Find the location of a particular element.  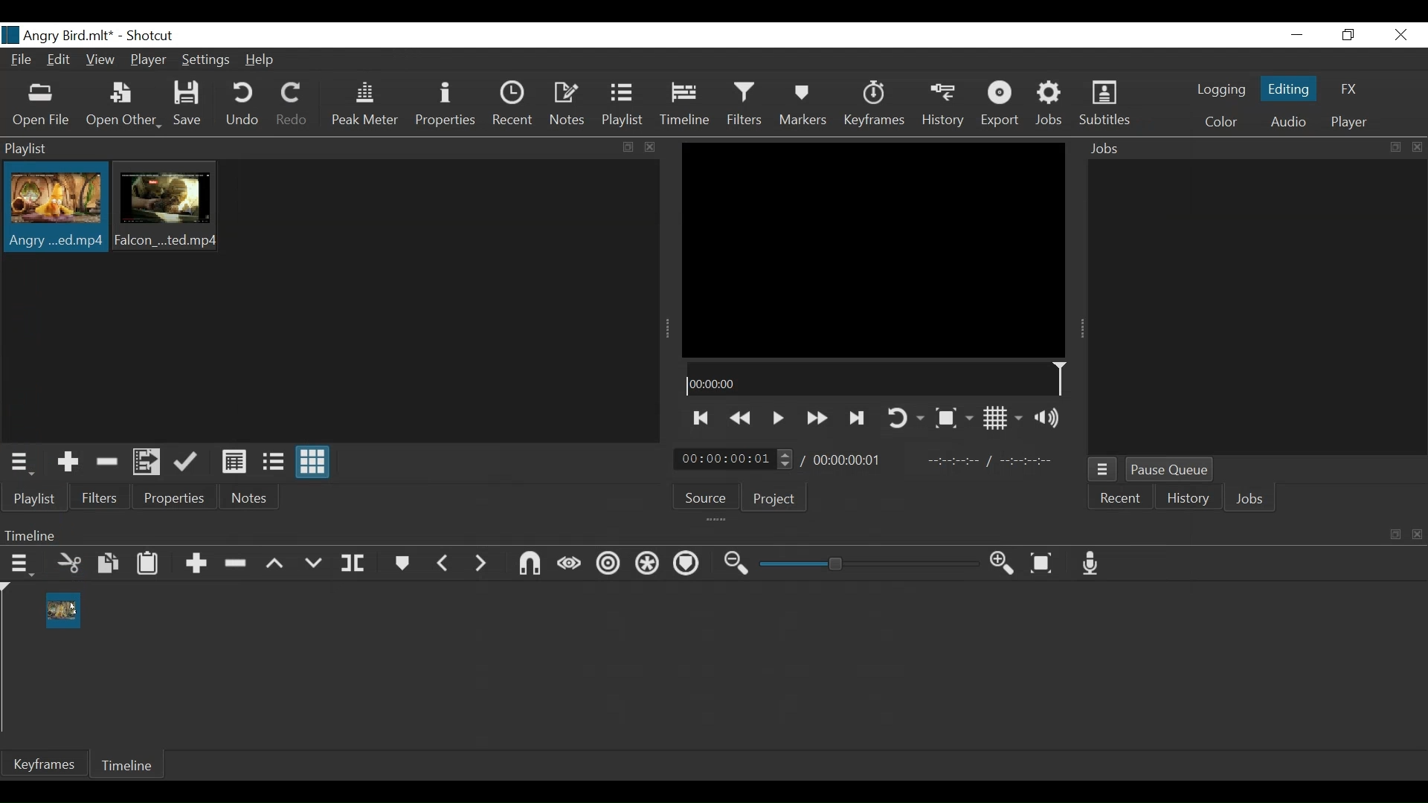

Filters is located at coordinates (100, 497).